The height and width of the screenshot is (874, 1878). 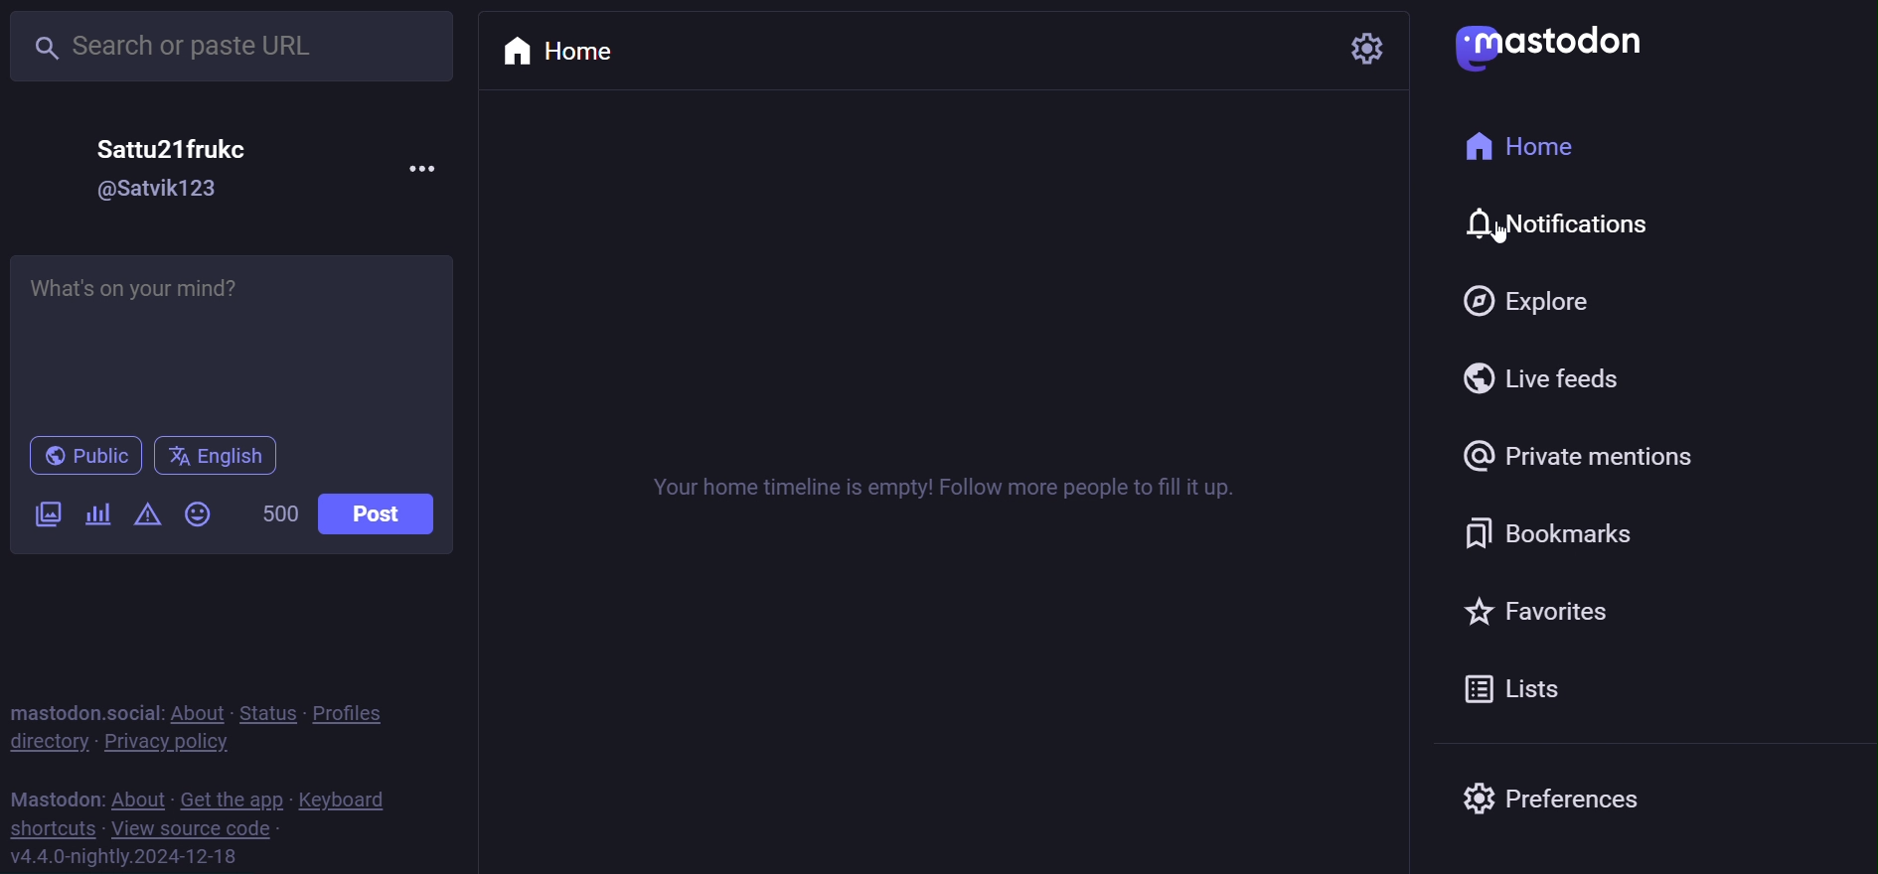 I want to click on list, so click(x=1515, y=686).